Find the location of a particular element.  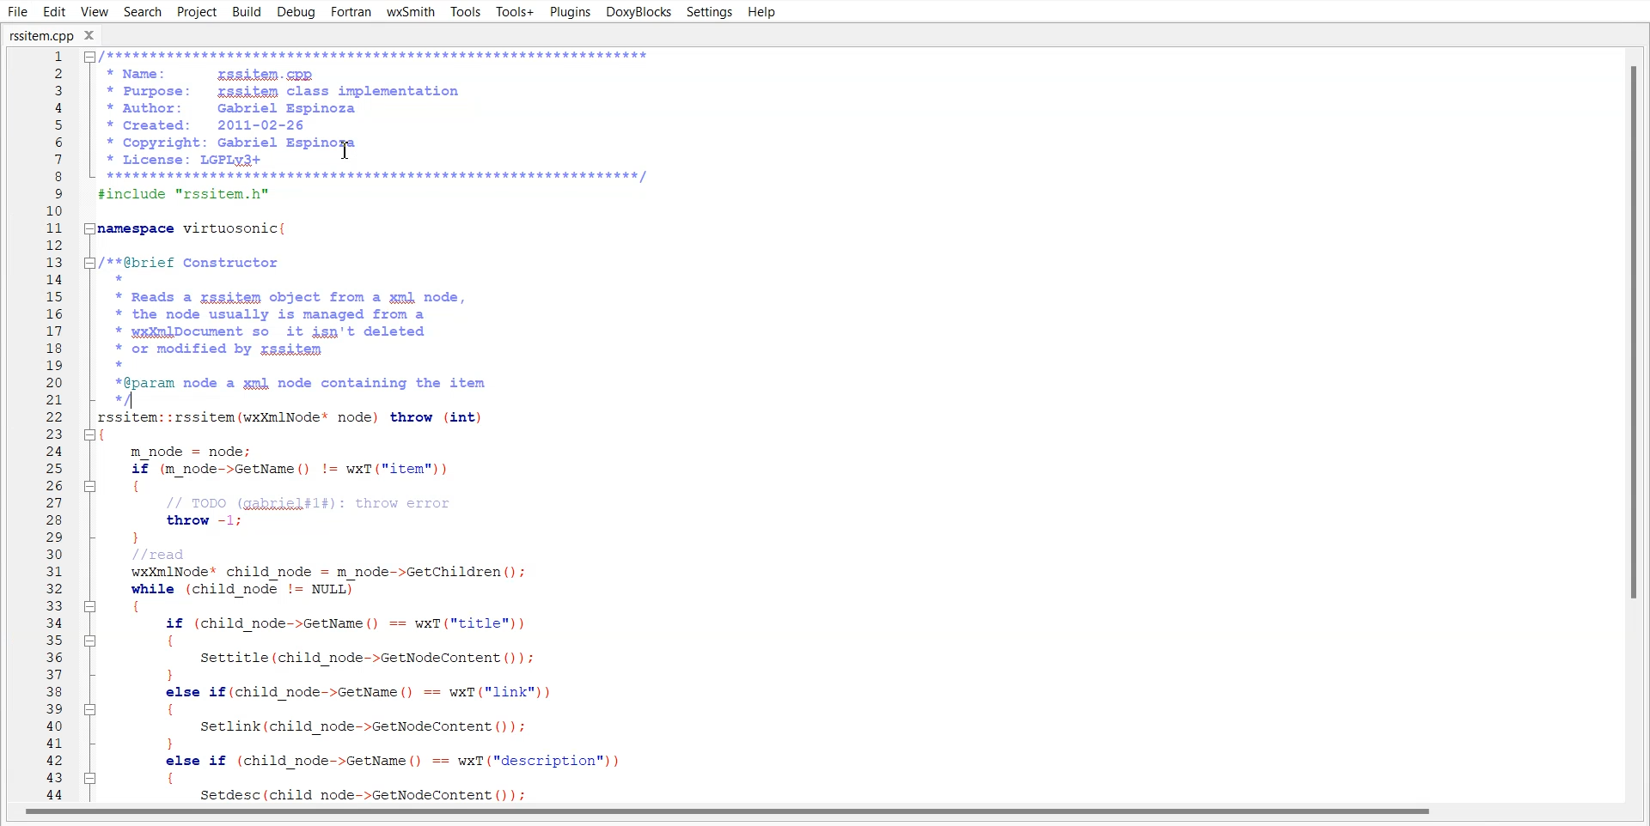

Debug is located at coordinates (296, 12).